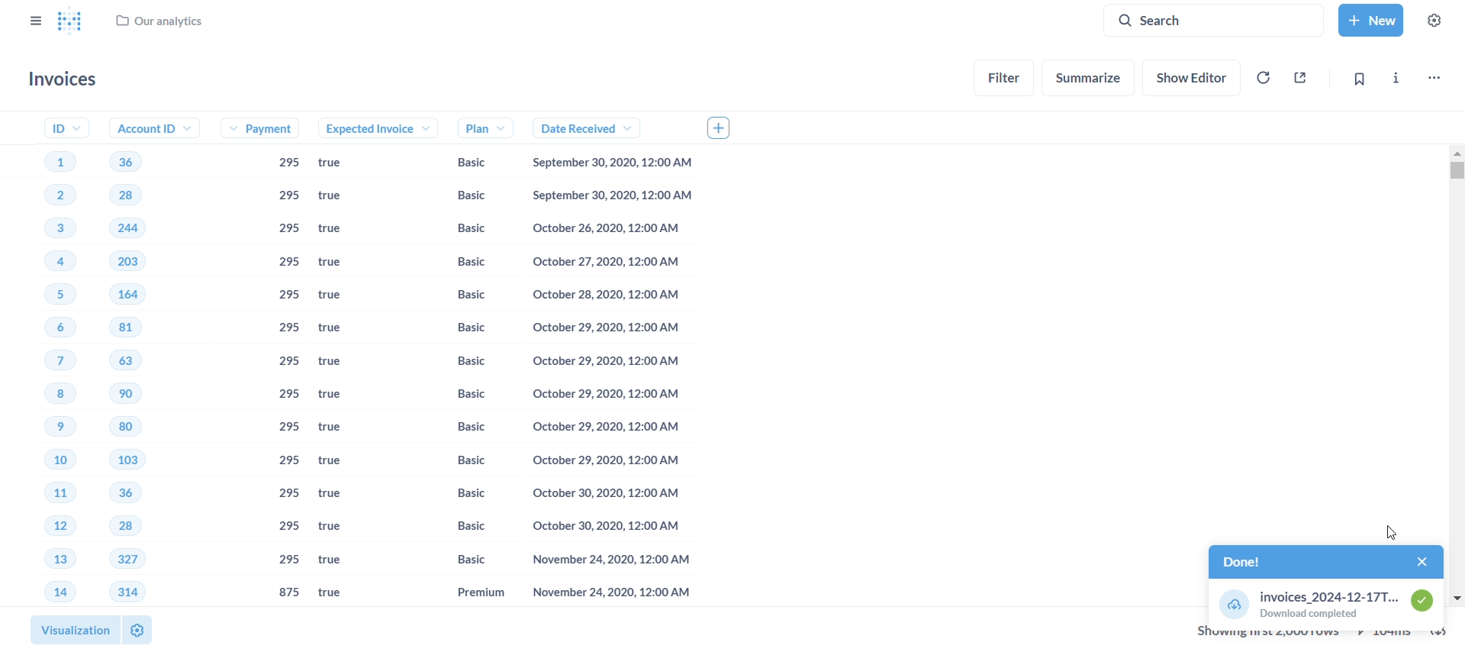  Describe the element at coordinates (462, 530) in the screenshot. I see `Basic` at that location.